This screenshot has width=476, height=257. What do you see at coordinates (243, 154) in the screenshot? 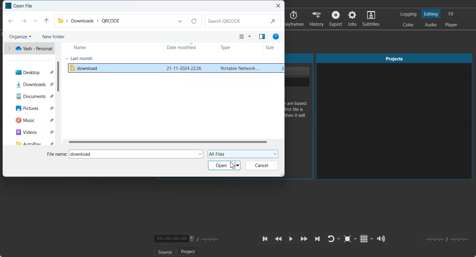
I see `All Files` at bounding box center [243, 154].